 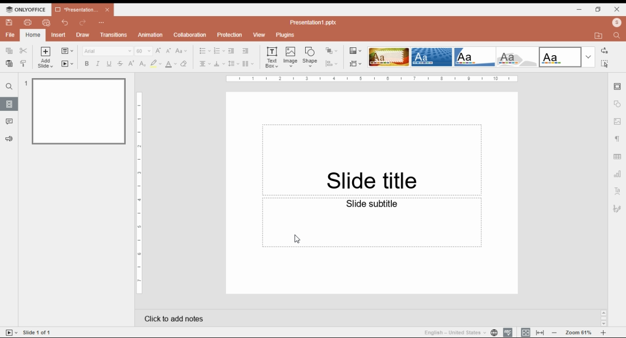 I want to click on find, so click(x=604, y=63).